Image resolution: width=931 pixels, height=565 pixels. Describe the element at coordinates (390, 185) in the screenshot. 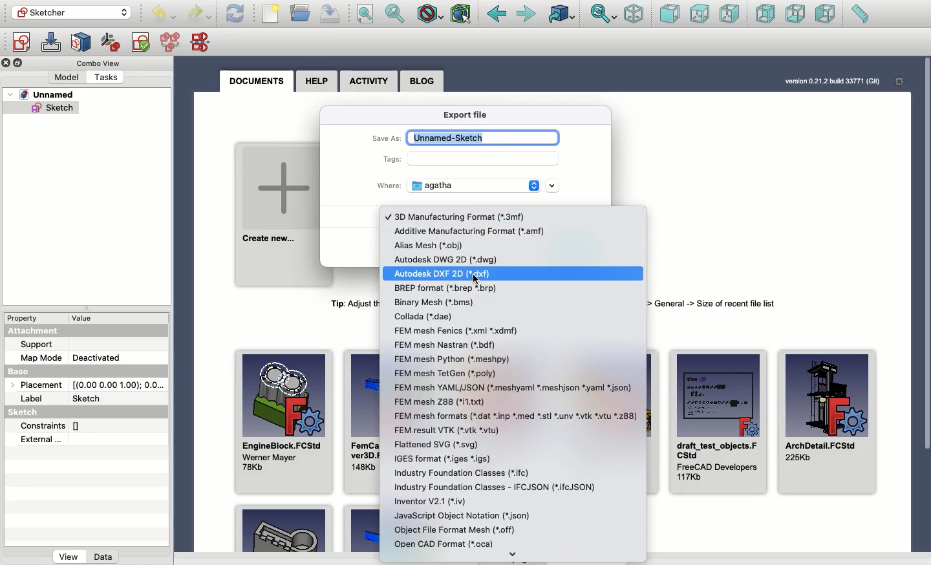

I see `Where` at that location.